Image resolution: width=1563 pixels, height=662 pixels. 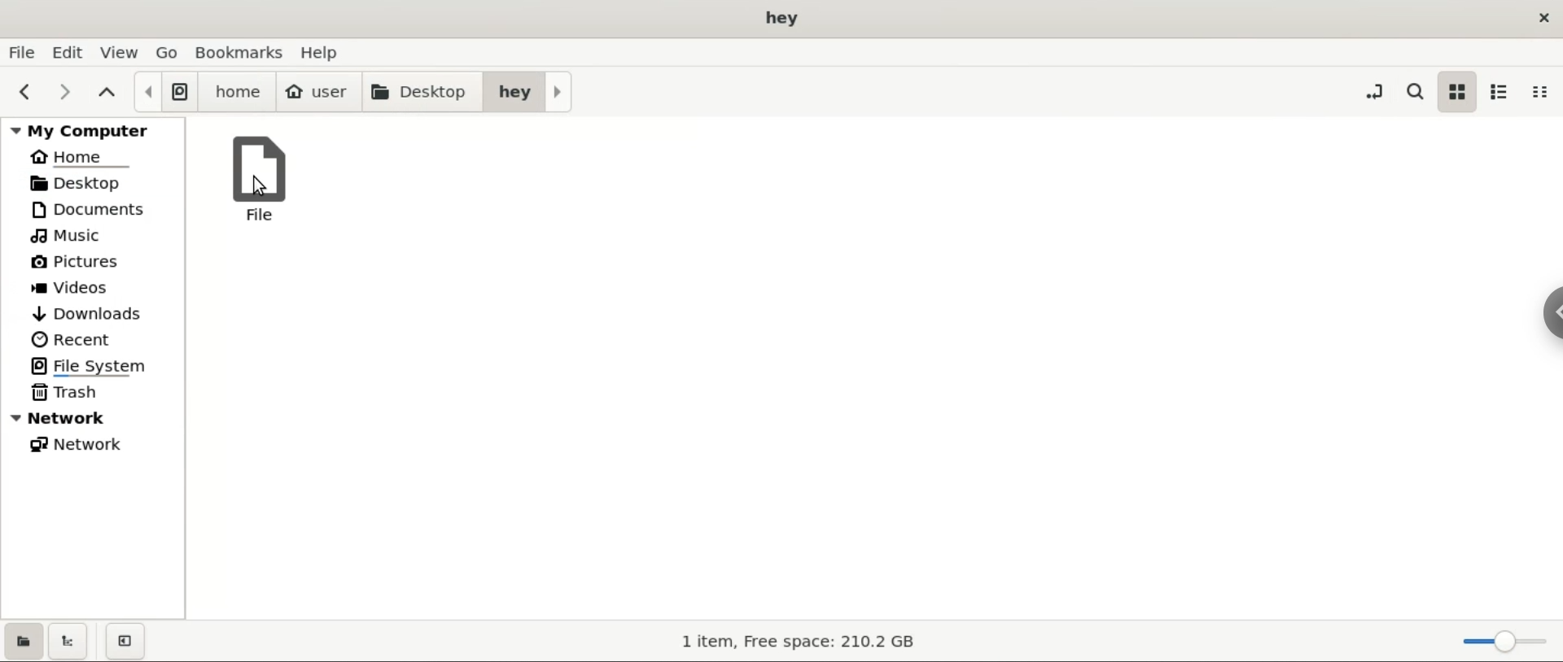 What do you see at coordinates (125, 642) in the screenshot?
I see `close sidebar` at bounding box center [125, 642].